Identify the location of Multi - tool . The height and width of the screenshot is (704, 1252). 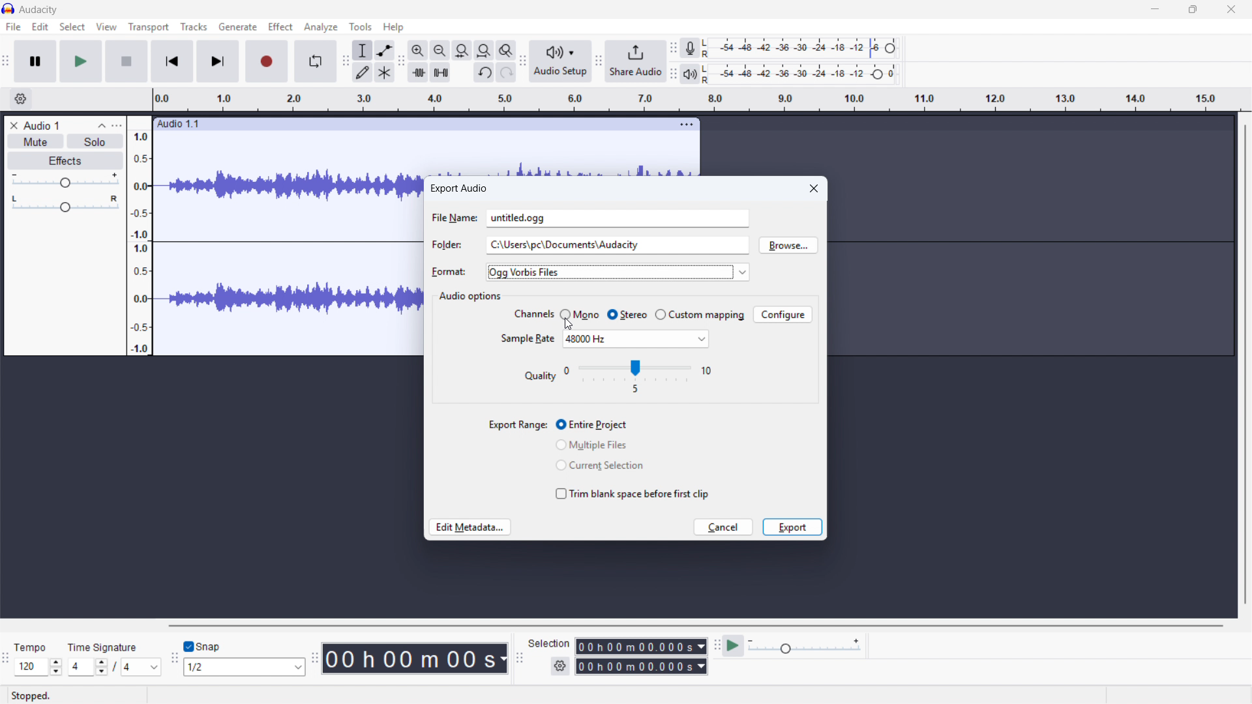
(385, 72).